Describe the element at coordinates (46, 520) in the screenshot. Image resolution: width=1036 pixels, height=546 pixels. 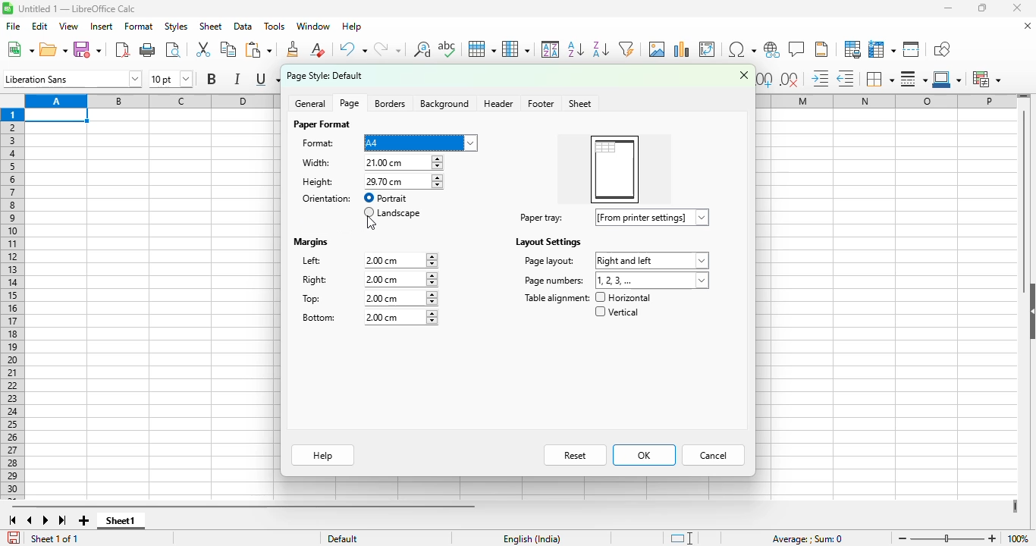
I see `scroll to next sheet` at that location.